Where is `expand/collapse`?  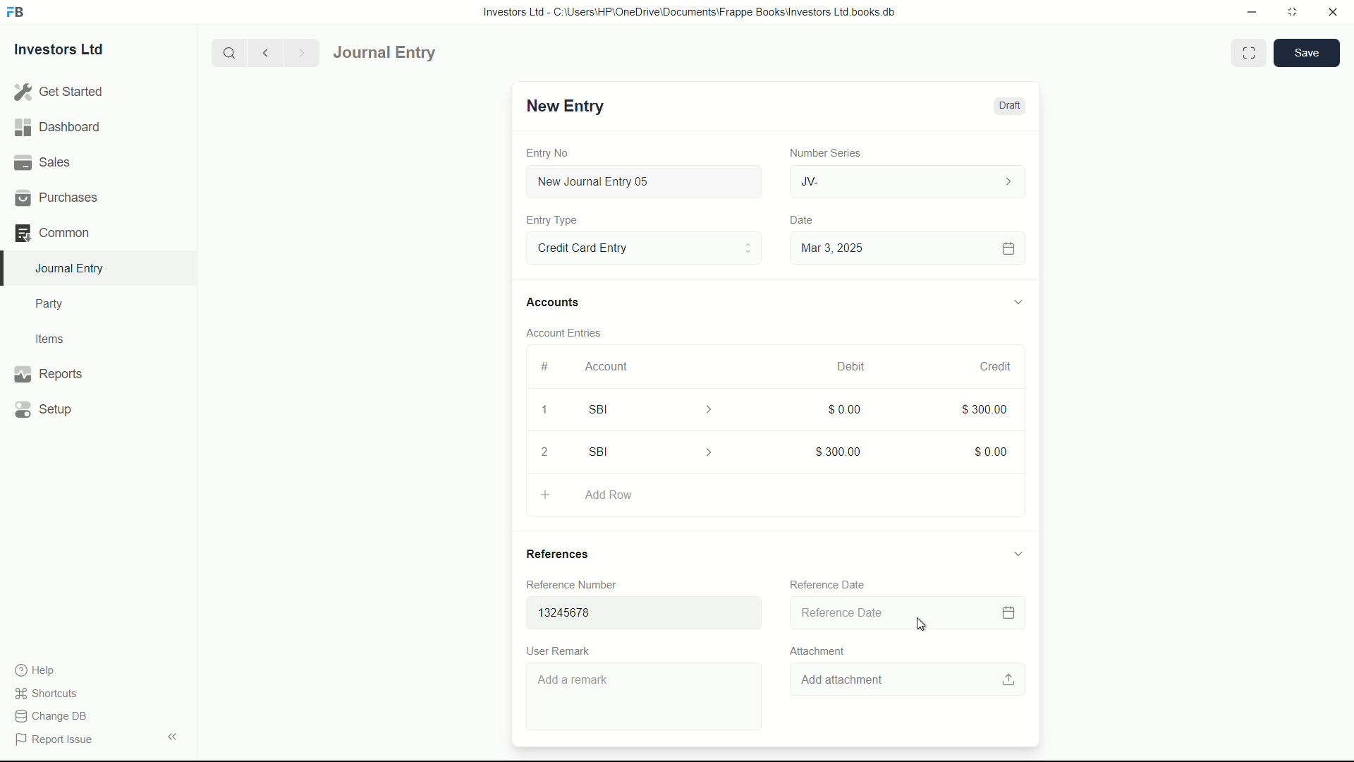
expand/collapse is located at coordinates (1017, 552).